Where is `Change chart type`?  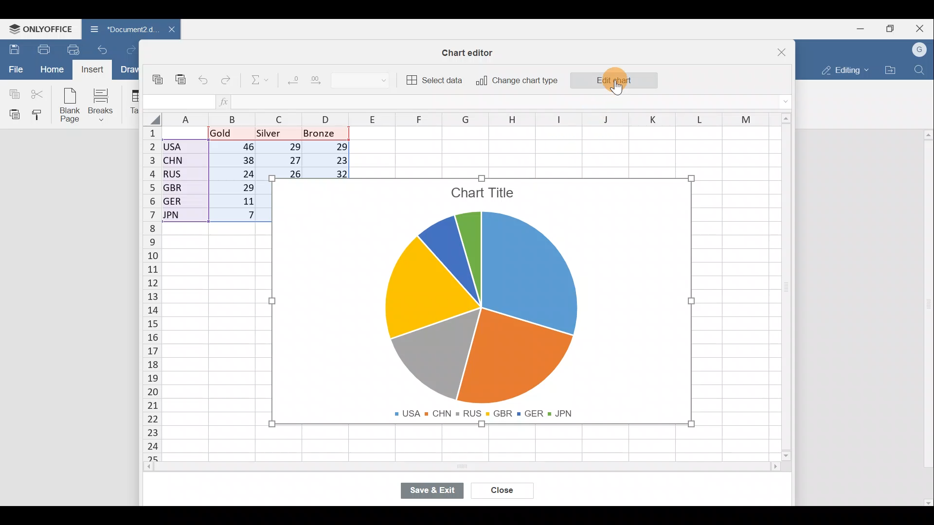 Change chart type is located at coordinates (514, 81).